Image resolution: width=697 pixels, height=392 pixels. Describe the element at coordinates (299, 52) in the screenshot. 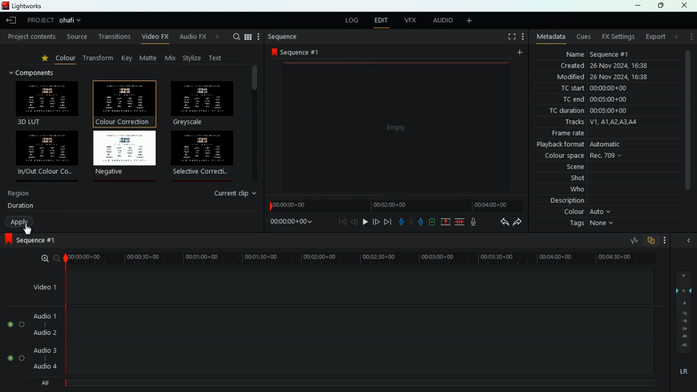

I see `sequence` at that location.